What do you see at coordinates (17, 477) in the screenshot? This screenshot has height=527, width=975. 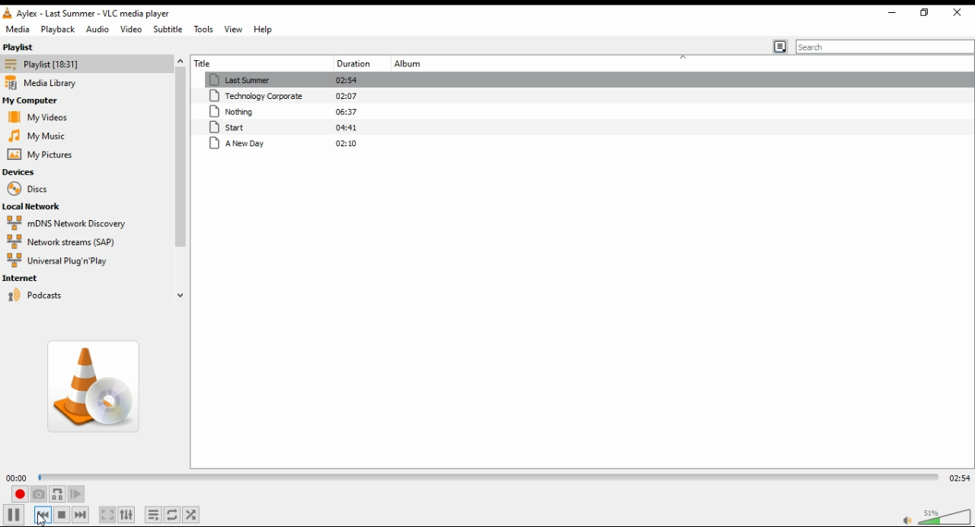 I see `00:00` at bounding box center [17, 477].